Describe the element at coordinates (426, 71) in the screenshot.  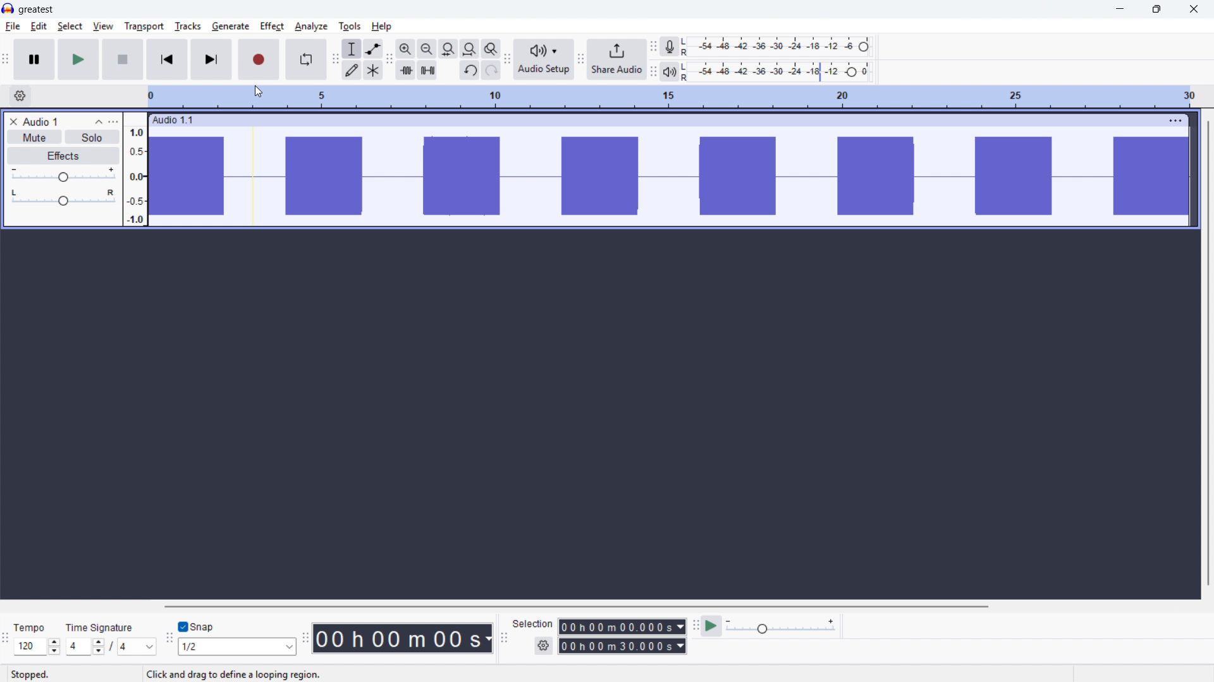
I see `silence audio outside selection` at that location.